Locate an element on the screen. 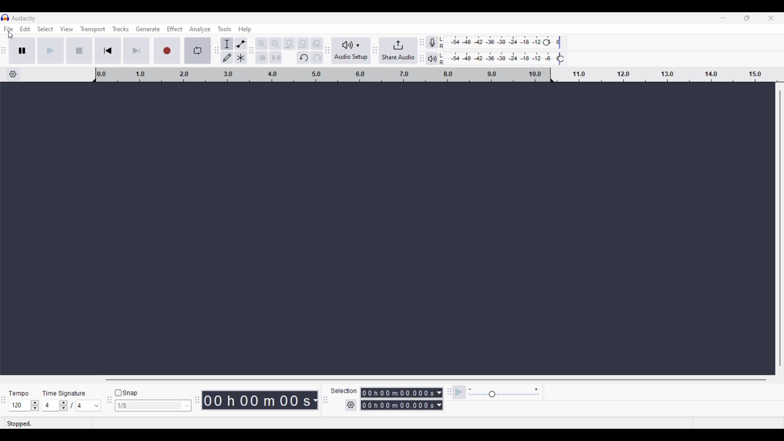 This screenshot has height=441, width=784. Playback level is located at coordinates (507, 59).